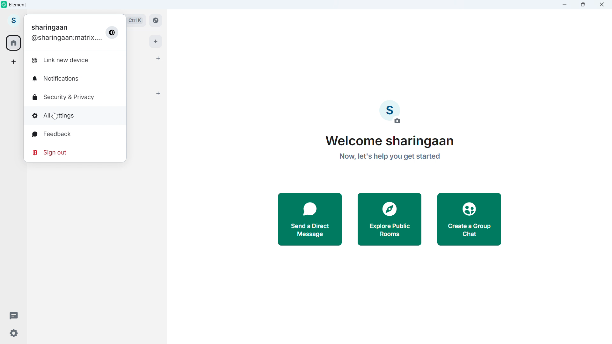 Image resolution: width=612 pixels, height=344 pixels. I want to click on Account name , so click(50, 27).